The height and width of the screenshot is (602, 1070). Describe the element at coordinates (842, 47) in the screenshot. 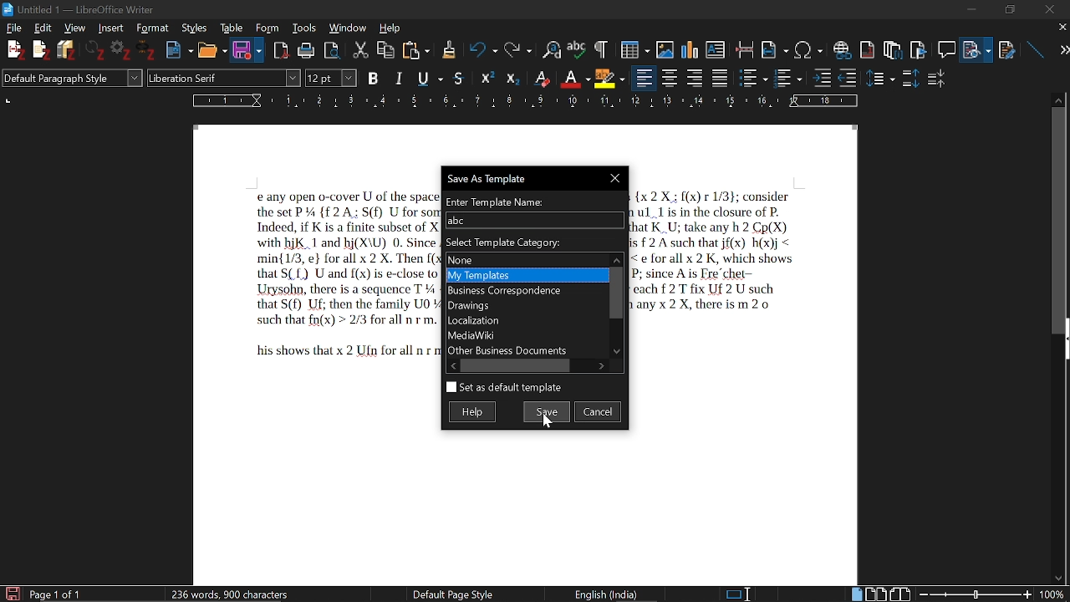

I see `Insert link` at that location.